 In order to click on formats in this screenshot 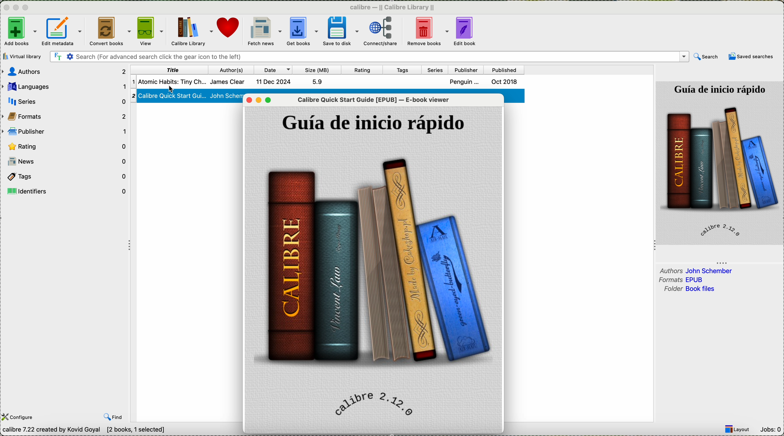, I will do `click(65, 115)`.